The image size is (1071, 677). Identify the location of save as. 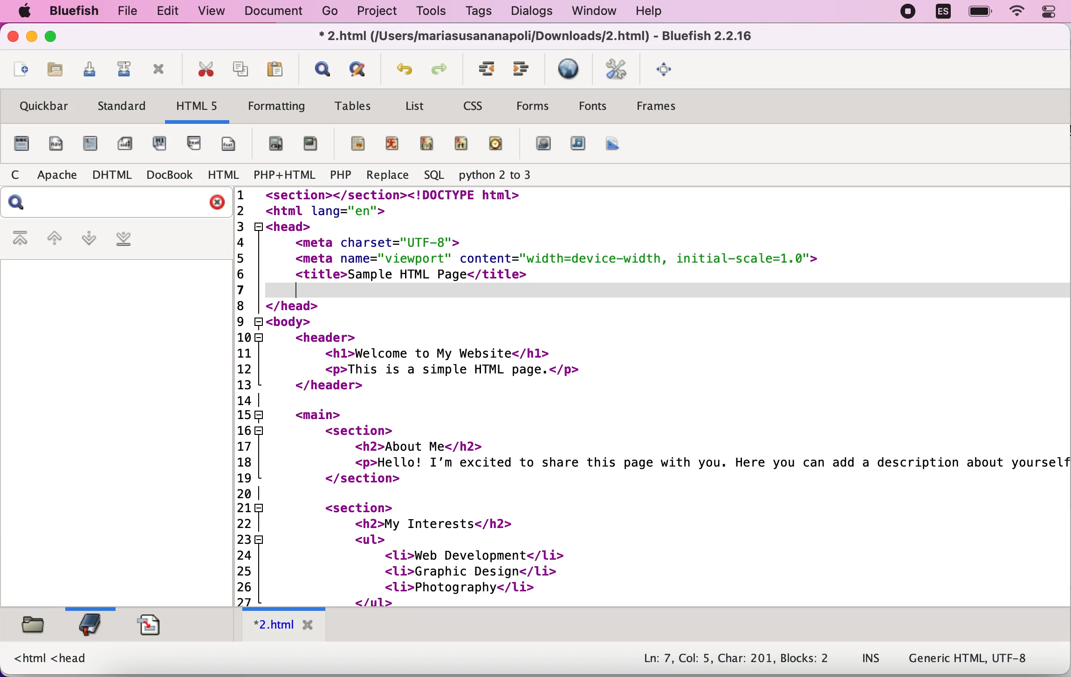
(126, 68).